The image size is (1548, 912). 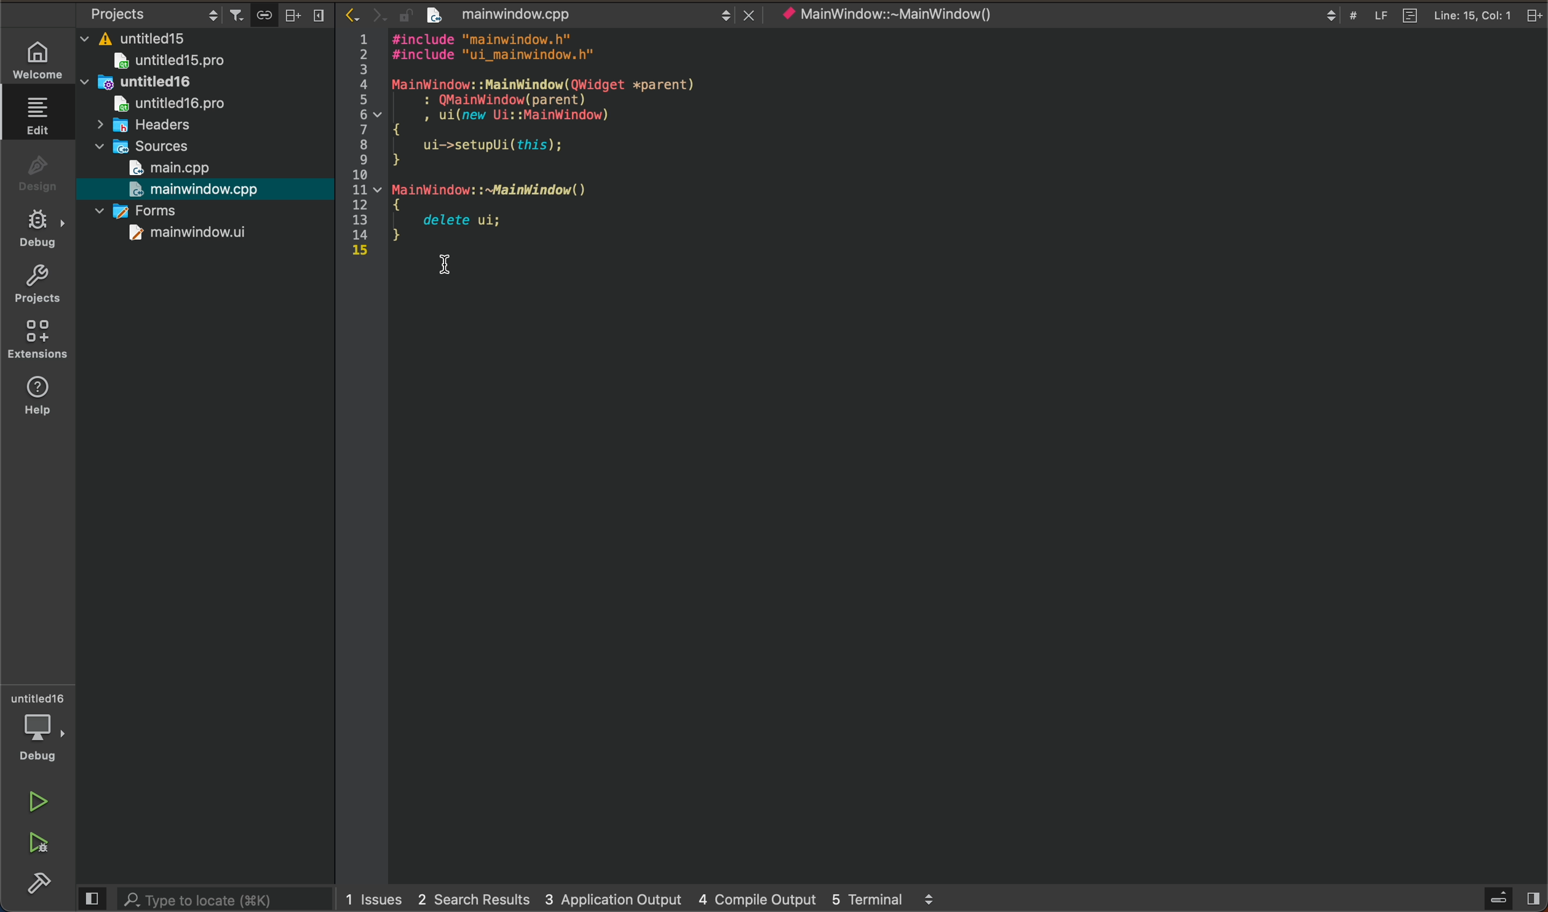 I want to click on forms, so click(x=190, y=214).